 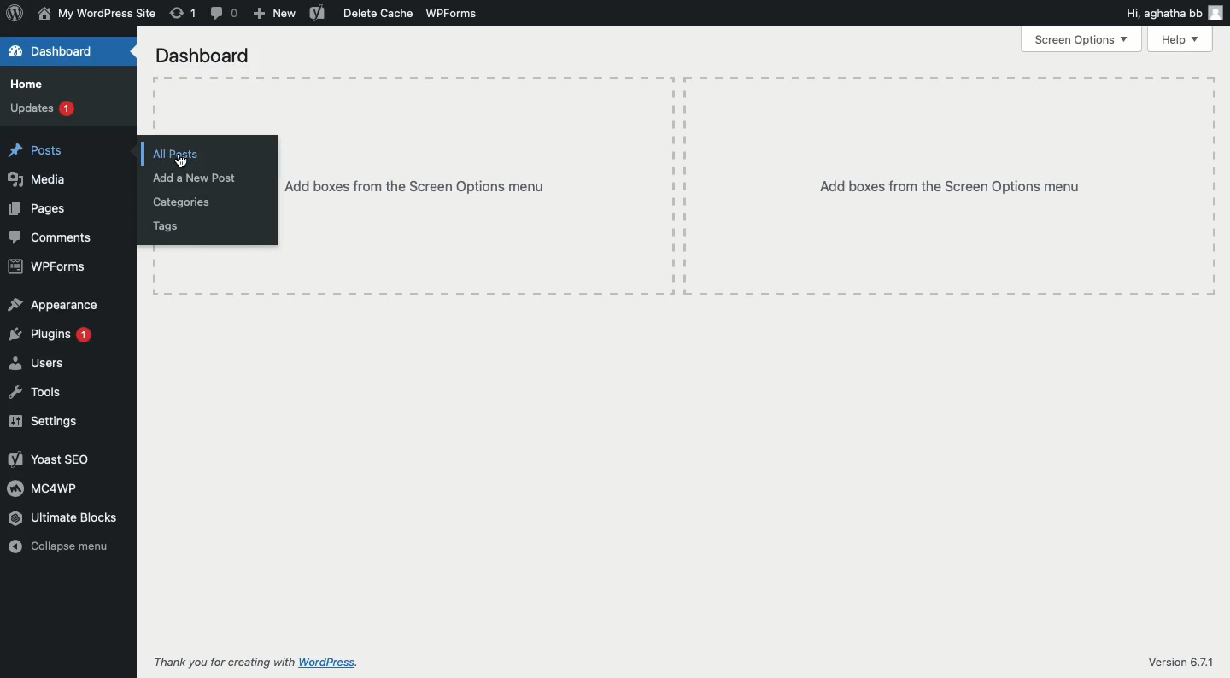 I want to click on cursor, so click(x=184, y=161).